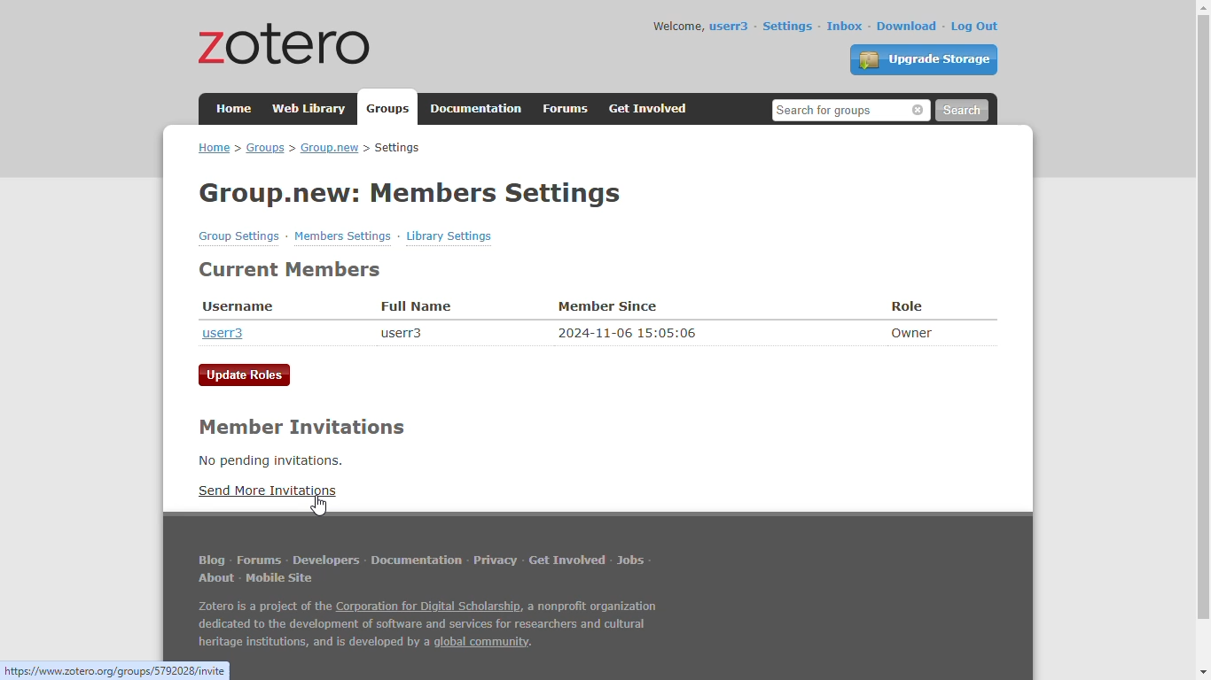  What do you see at coordinates (390, 109) in the screenshot?
I see `groups` at bounding box center [390, 109].